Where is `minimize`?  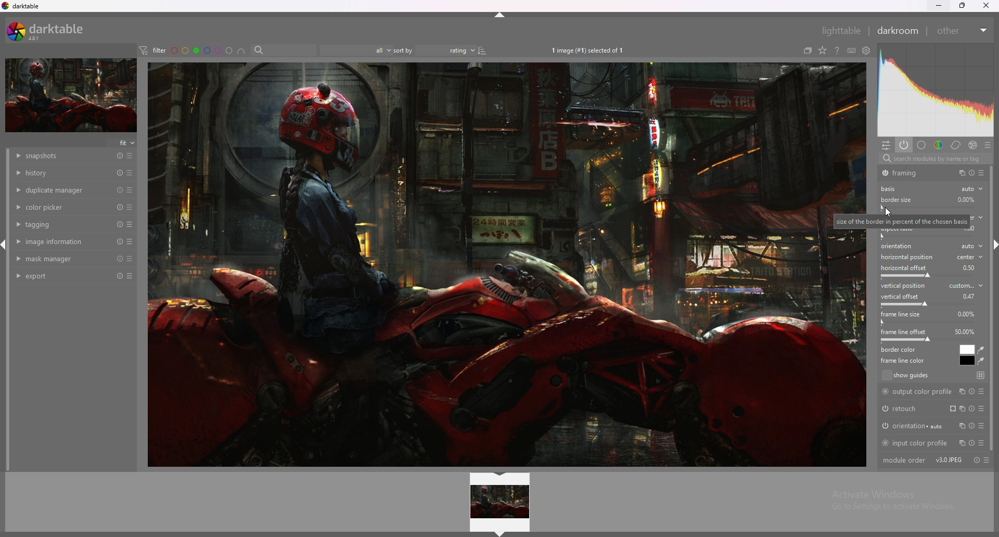
minimize is located at coordinates (939, 5).